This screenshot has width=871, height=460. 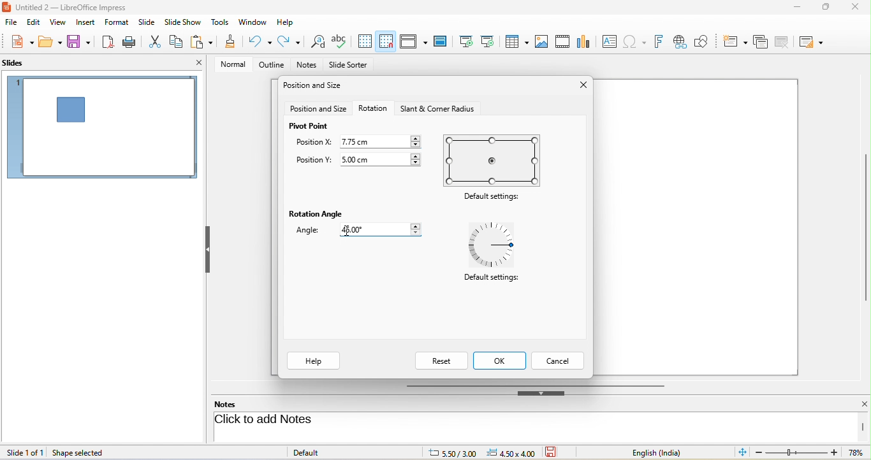 I want to click on spelling, so click(x=341, y=41).